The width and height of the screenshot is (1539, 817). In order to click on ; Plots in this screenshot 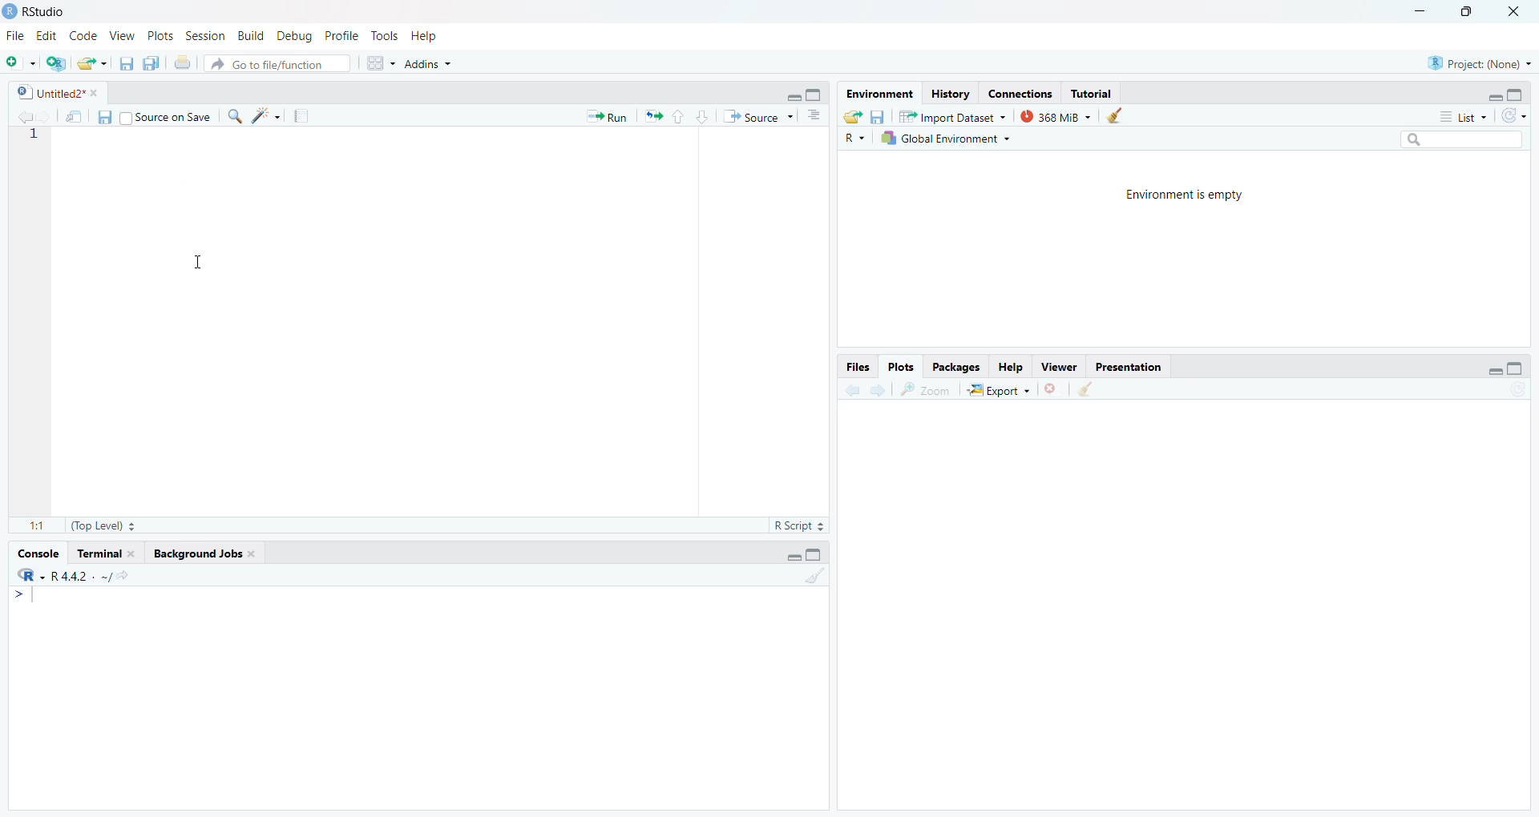, I will do `click(902, 368)`.